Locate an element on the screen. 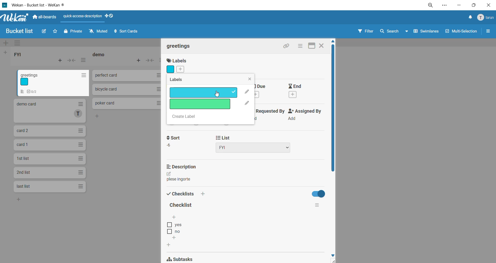  edit label is located at coordinates (246, 97).